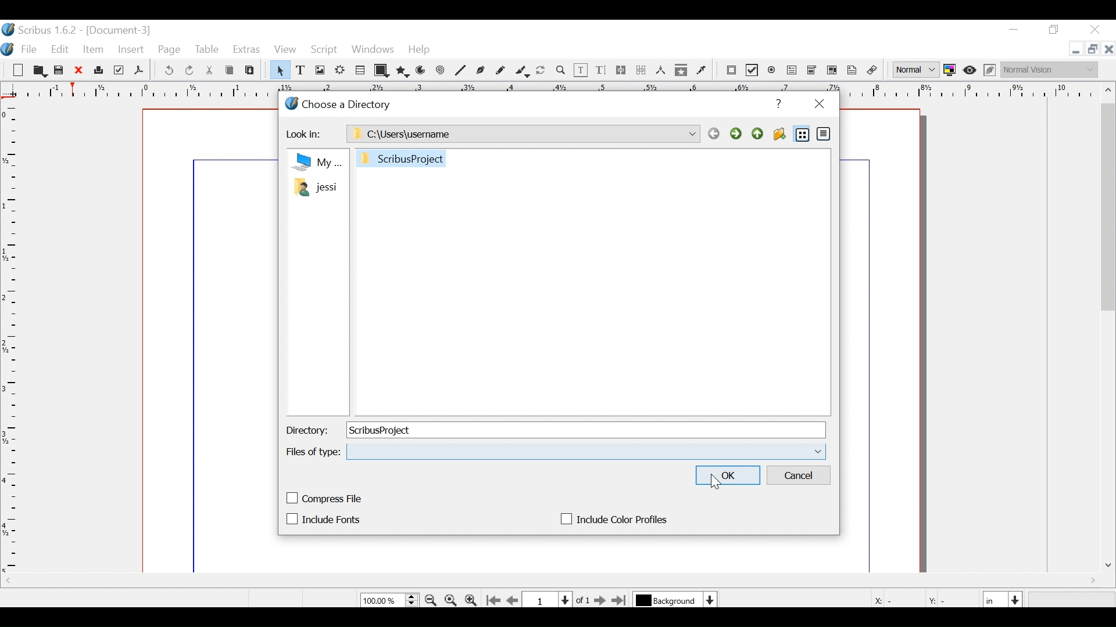 This screenshot has width=1116, height=627. What do you see at coordinates (189, 70) in the screenshot?
I see `Redo` at bounding box center [189, 70].